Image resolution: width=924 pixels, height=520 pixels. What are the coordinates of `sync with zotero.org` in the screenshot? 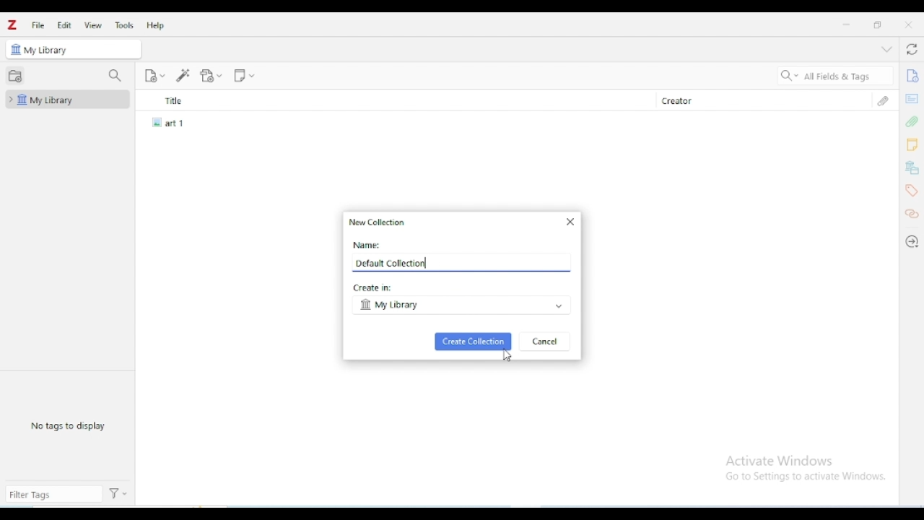 It's located at (912, 50).